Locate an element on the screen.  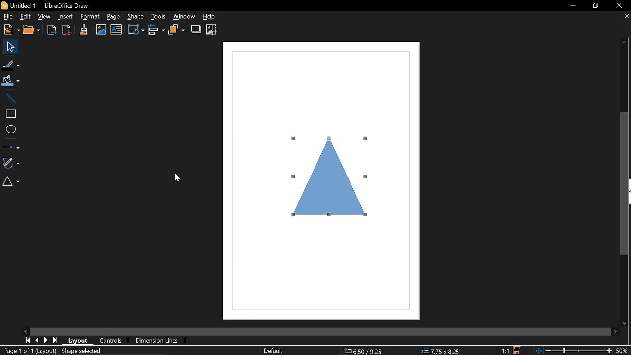
Fill color is located at coordinates (11, 81).